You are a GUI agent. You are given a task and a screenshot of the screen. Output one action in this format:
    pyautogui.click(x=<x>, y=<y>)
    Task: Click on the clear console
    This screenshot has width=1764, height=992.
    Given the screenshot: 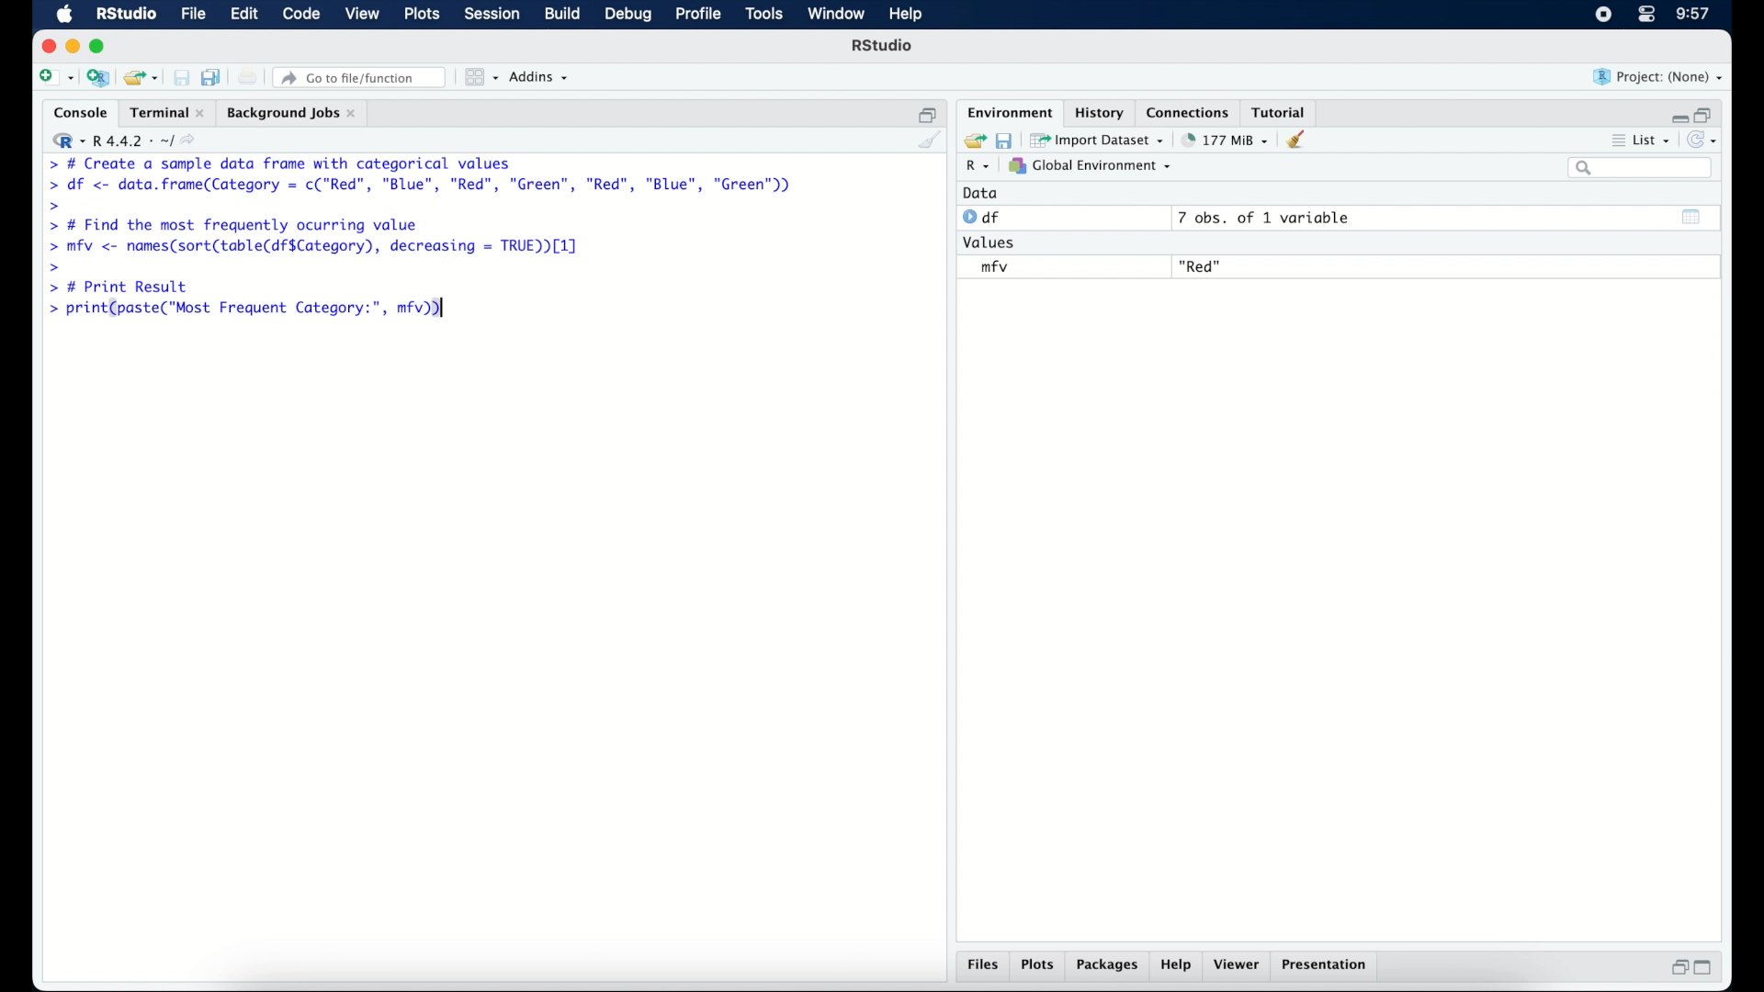 What is the action you would take?
    pyautogui.click(x=931, y=141)
    